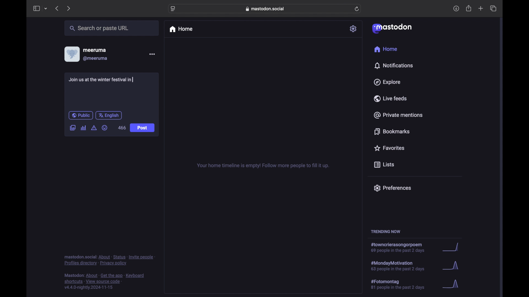  What do you see at coordinates (452, 248) in the screenshot?
I see `graph` at bounding box center [452, 248].